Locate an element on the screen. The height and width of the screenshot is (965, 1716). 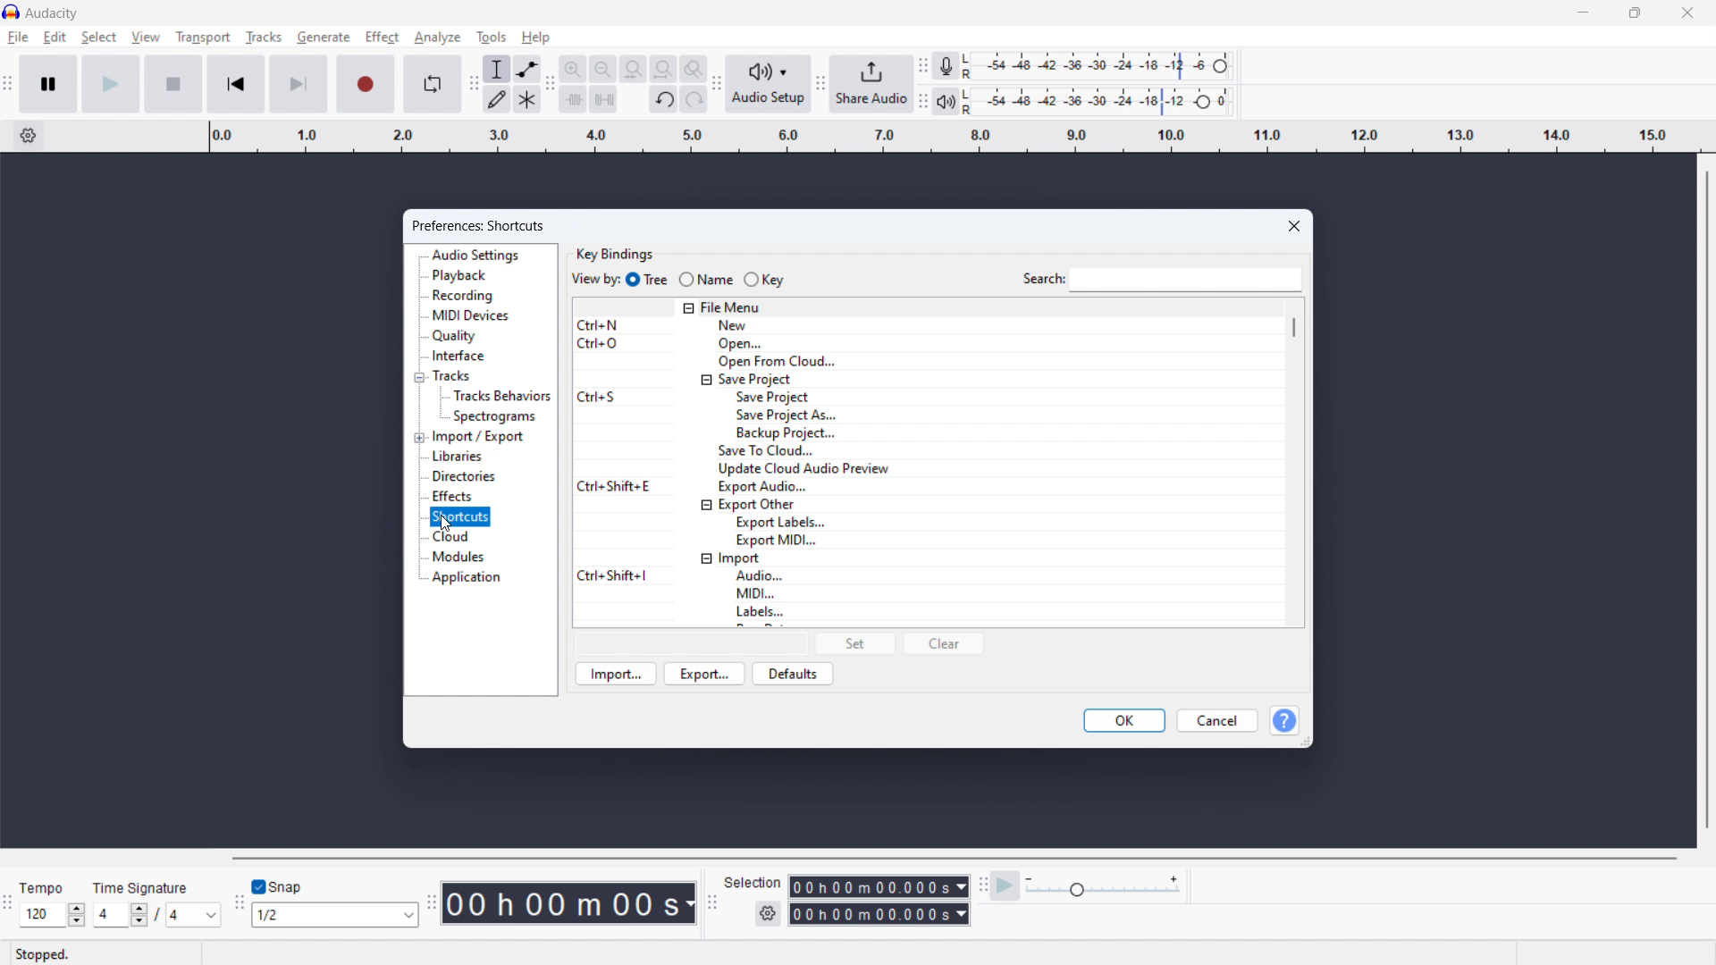
export is located at coordinates (705, 674).